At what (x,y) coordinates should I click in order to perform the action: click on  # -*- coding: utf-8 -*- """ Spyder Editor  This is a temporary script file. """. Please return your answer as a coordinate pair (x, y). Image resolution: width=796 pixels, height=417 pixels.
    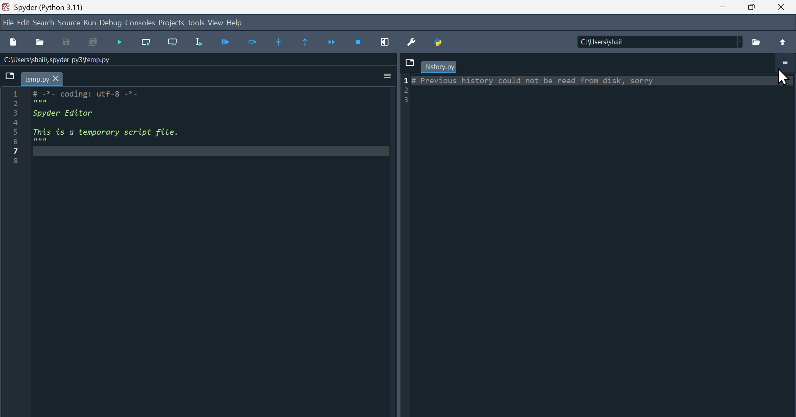
    Looking at the image, I should click on (210, 124).